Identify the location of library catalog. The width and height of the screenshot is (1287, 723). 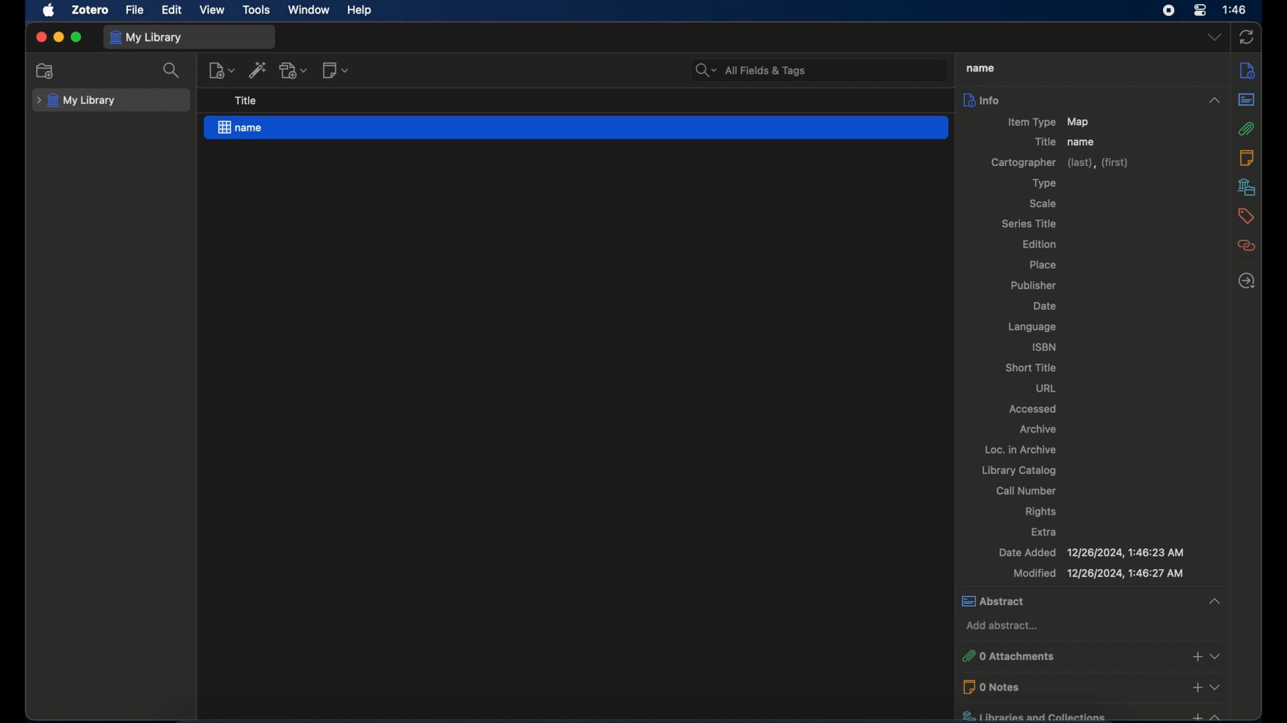
(1020, 470).